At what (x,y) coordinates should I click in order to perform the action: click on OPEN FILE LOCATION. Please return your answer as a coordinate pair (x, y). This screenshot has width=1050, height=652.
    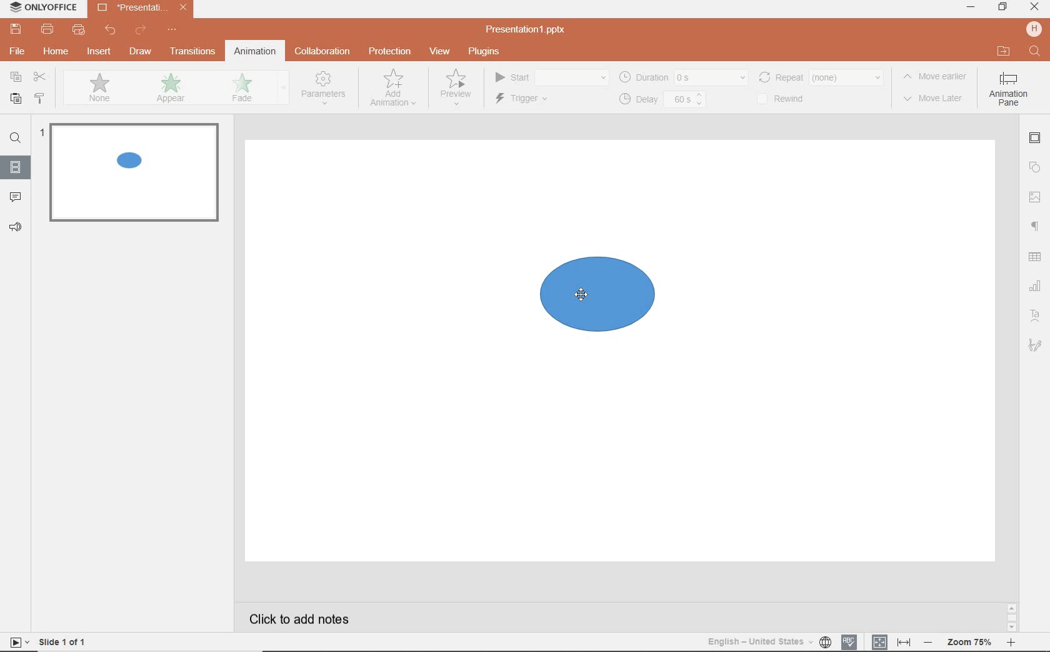
    Looking at the image, I should click on (1003, 52).